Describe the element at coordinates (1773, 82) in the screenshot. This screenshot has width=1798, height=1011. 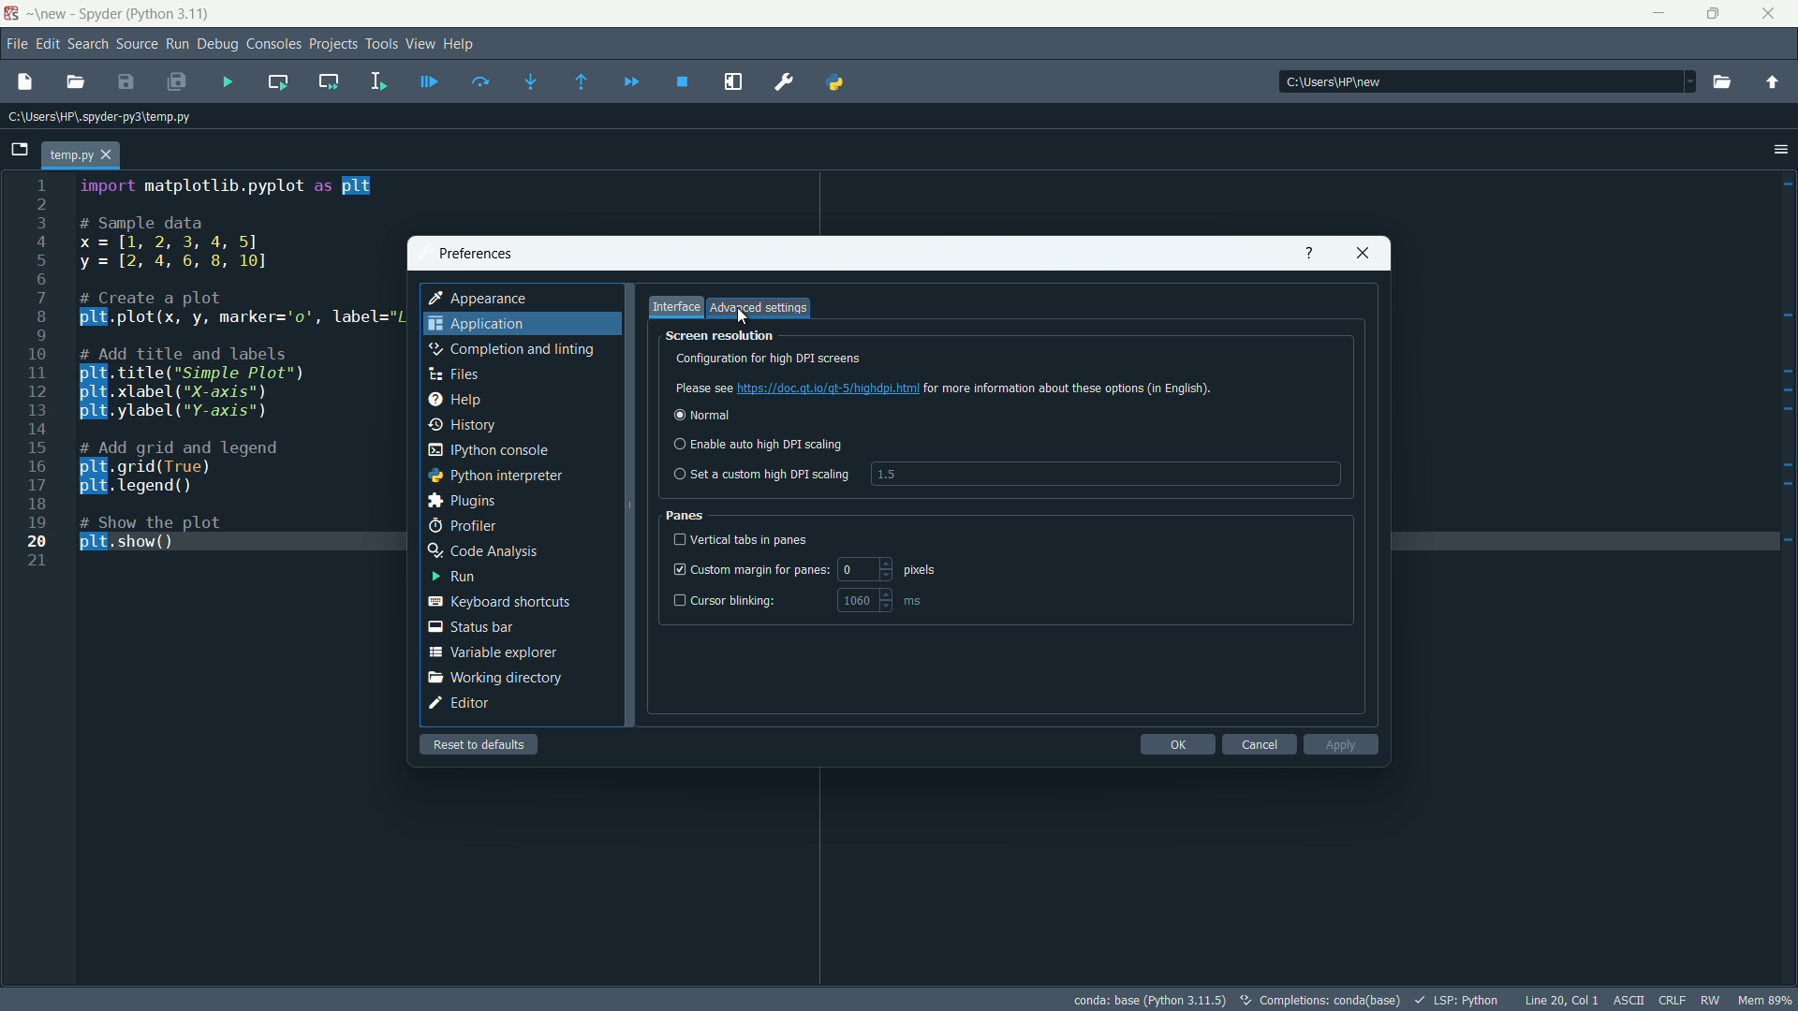
I see `parent directory` at that location.